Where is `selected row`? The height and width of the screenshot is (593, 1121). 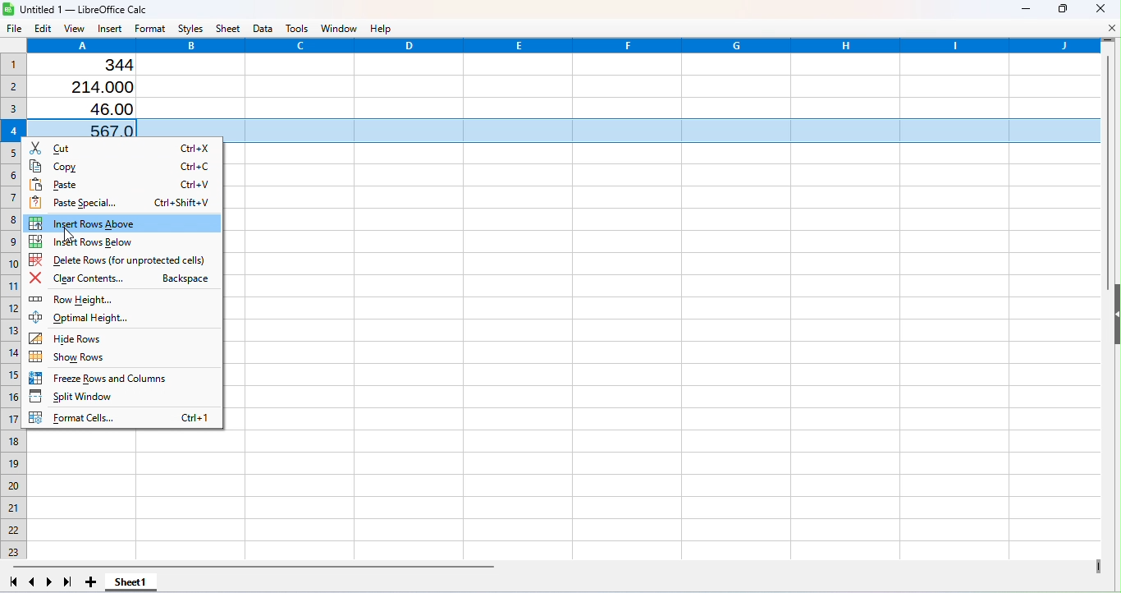
selected row is located at coordinates (661, 131).